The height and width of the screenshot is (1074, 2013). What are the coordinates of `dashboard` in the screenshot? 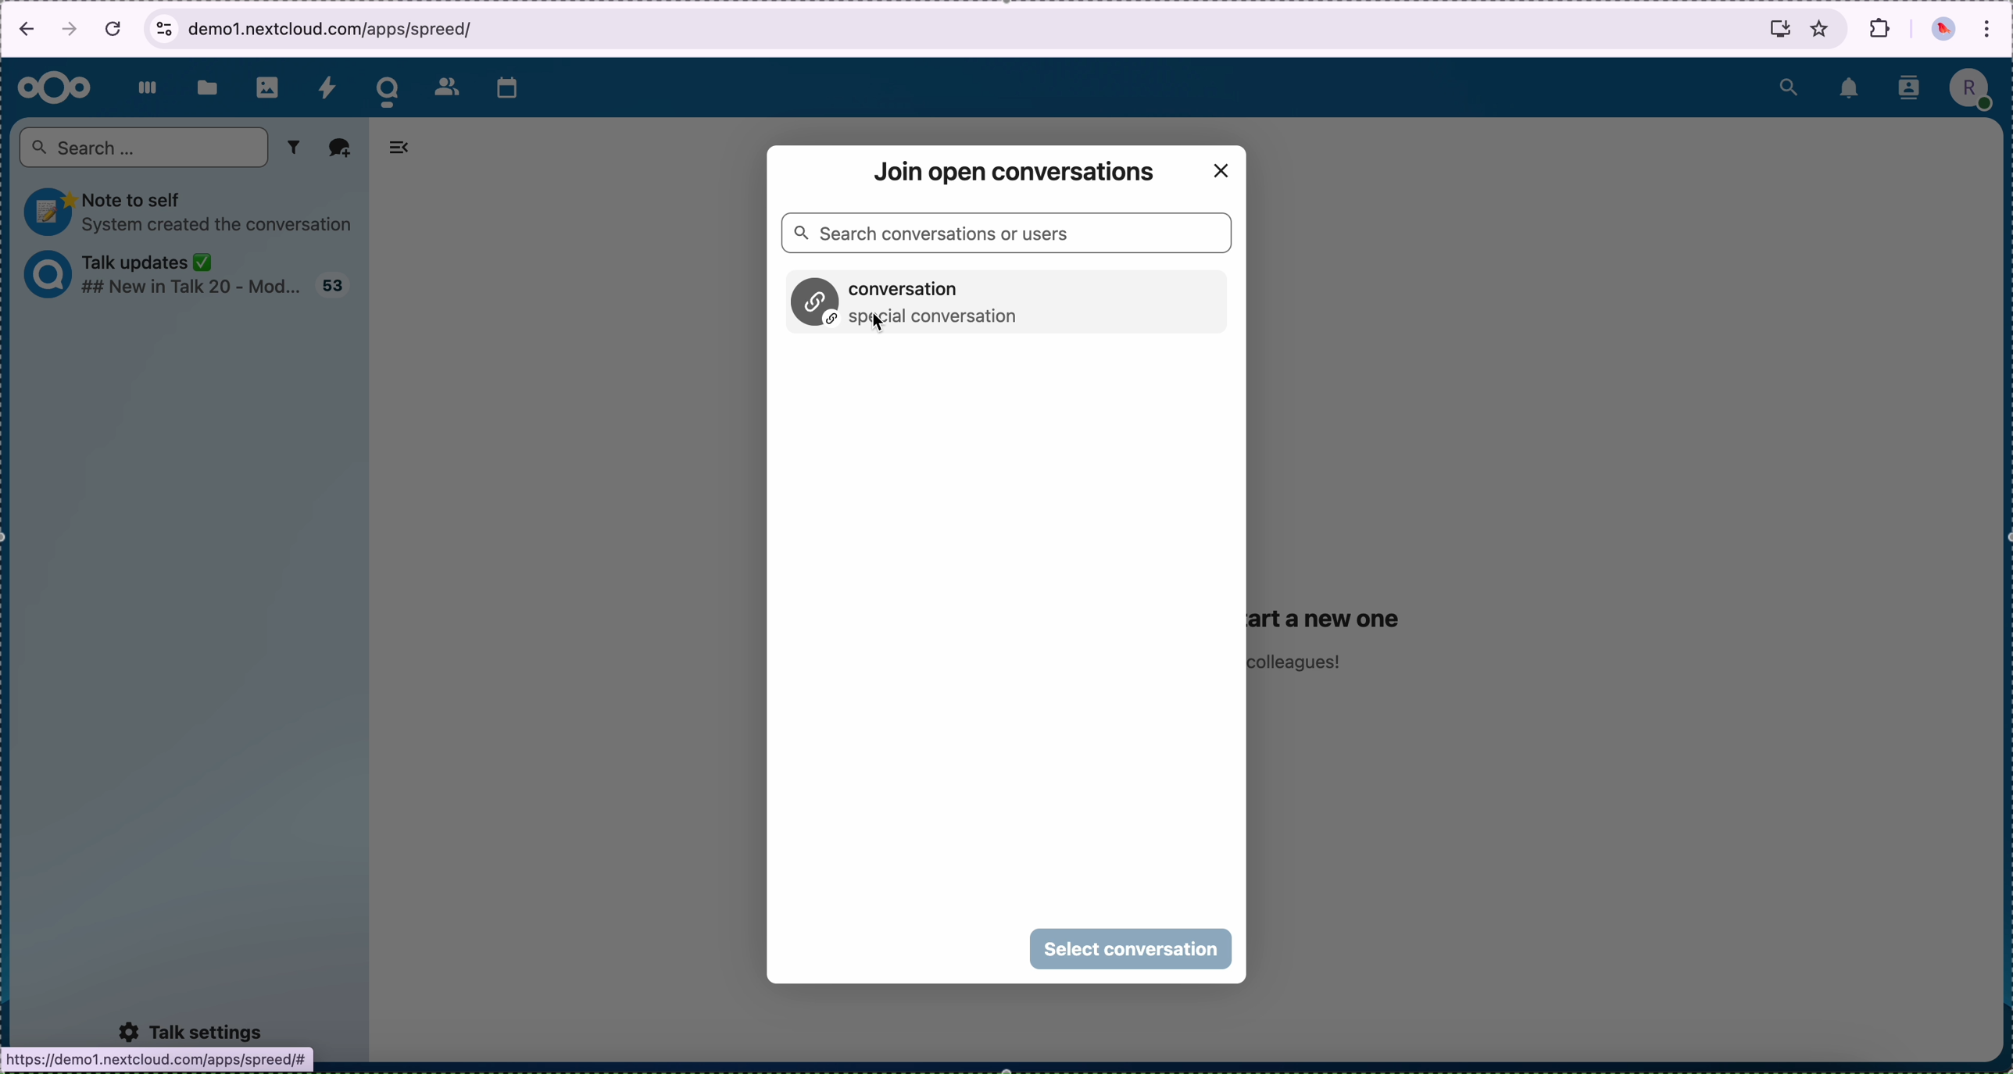 It's located at (146, 89).